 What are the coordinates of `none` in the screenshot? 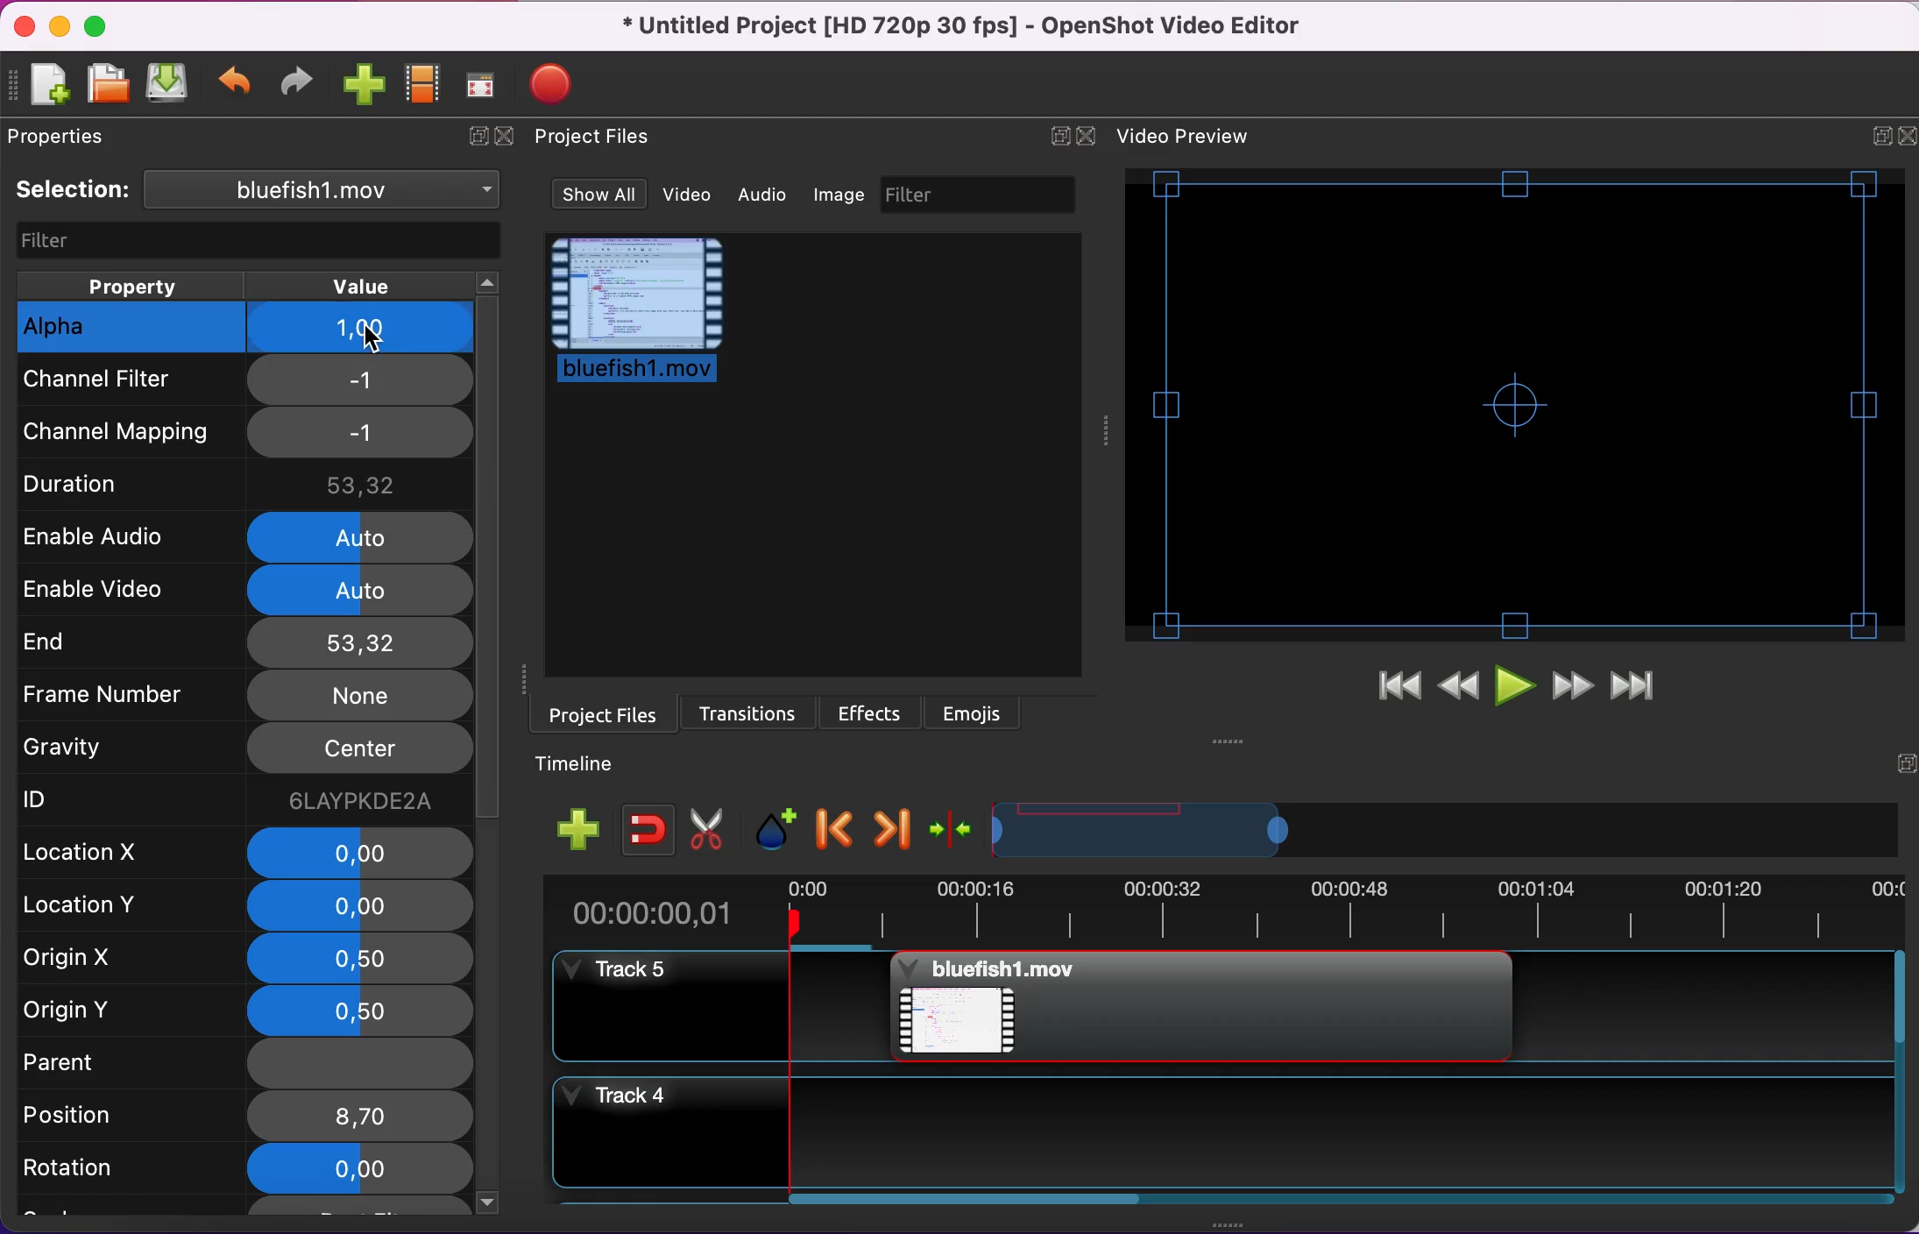 It's located at (358, 696).